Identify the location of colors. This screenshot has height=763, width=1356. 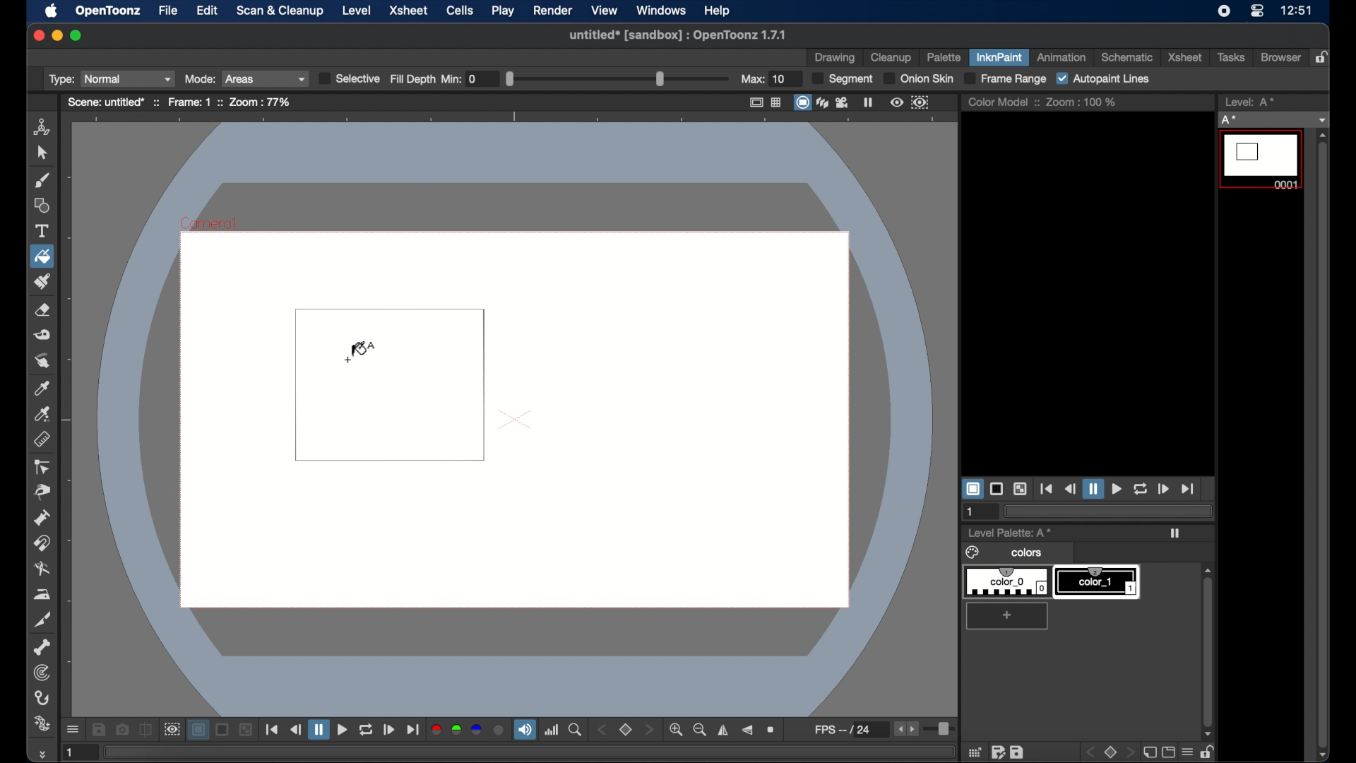
(1006, 553).